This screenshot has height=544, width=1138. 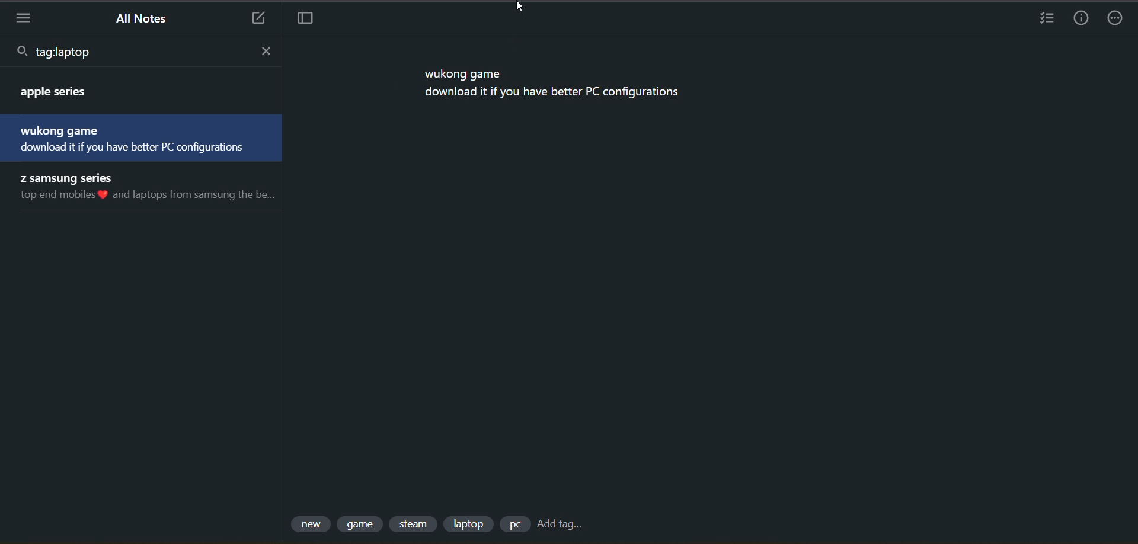 I want to click on cursor, so click(x=522, y=8).